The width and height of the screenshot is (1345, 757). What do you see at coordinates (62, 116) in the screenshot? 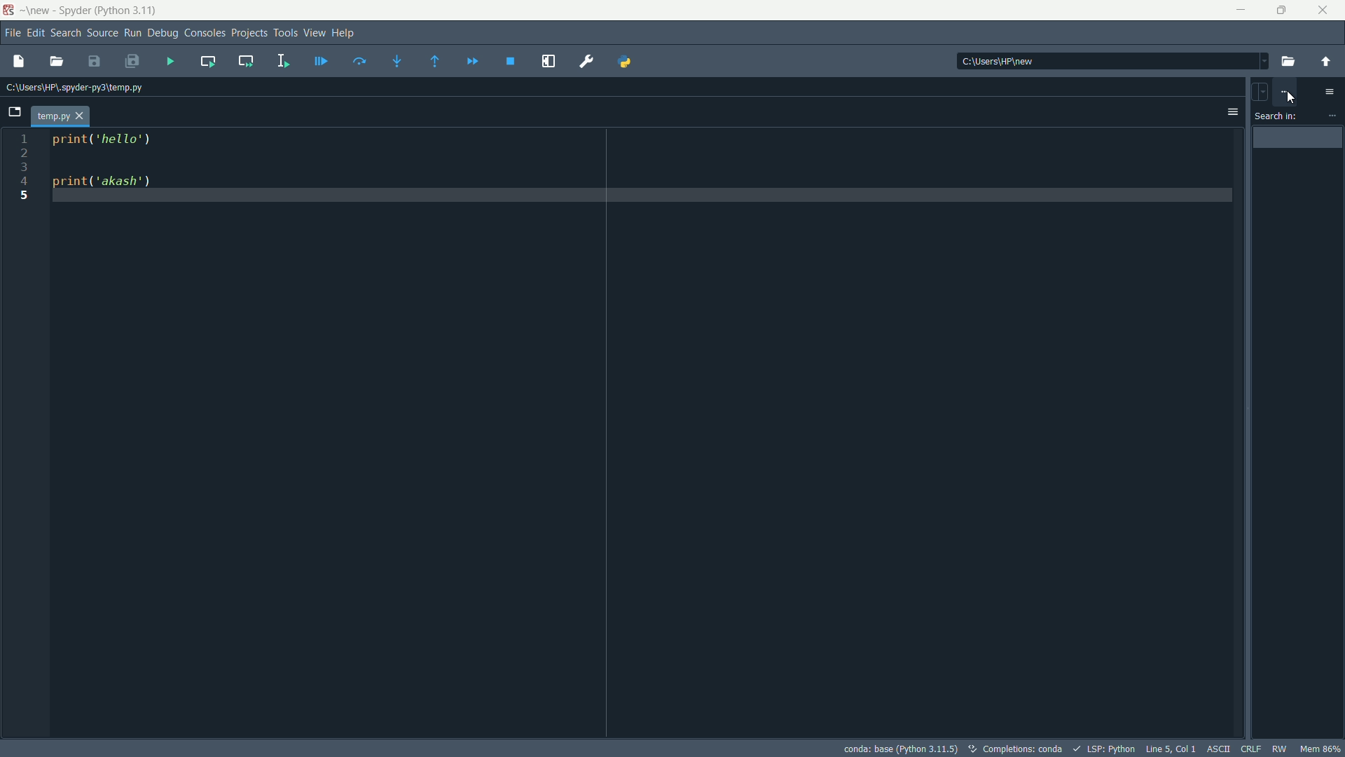
I see `temp.py ` at bounding box center [62, 116].